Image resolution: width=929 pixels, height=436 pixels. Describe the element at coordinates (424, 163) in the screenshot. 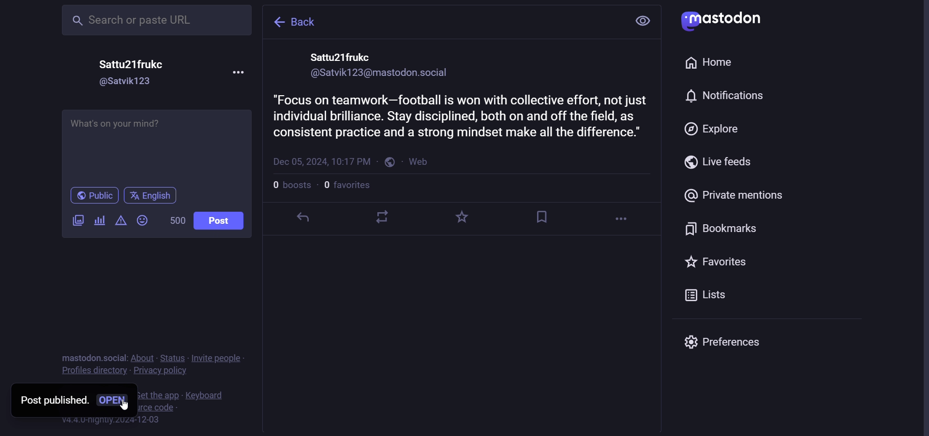

I see `web` at that location.